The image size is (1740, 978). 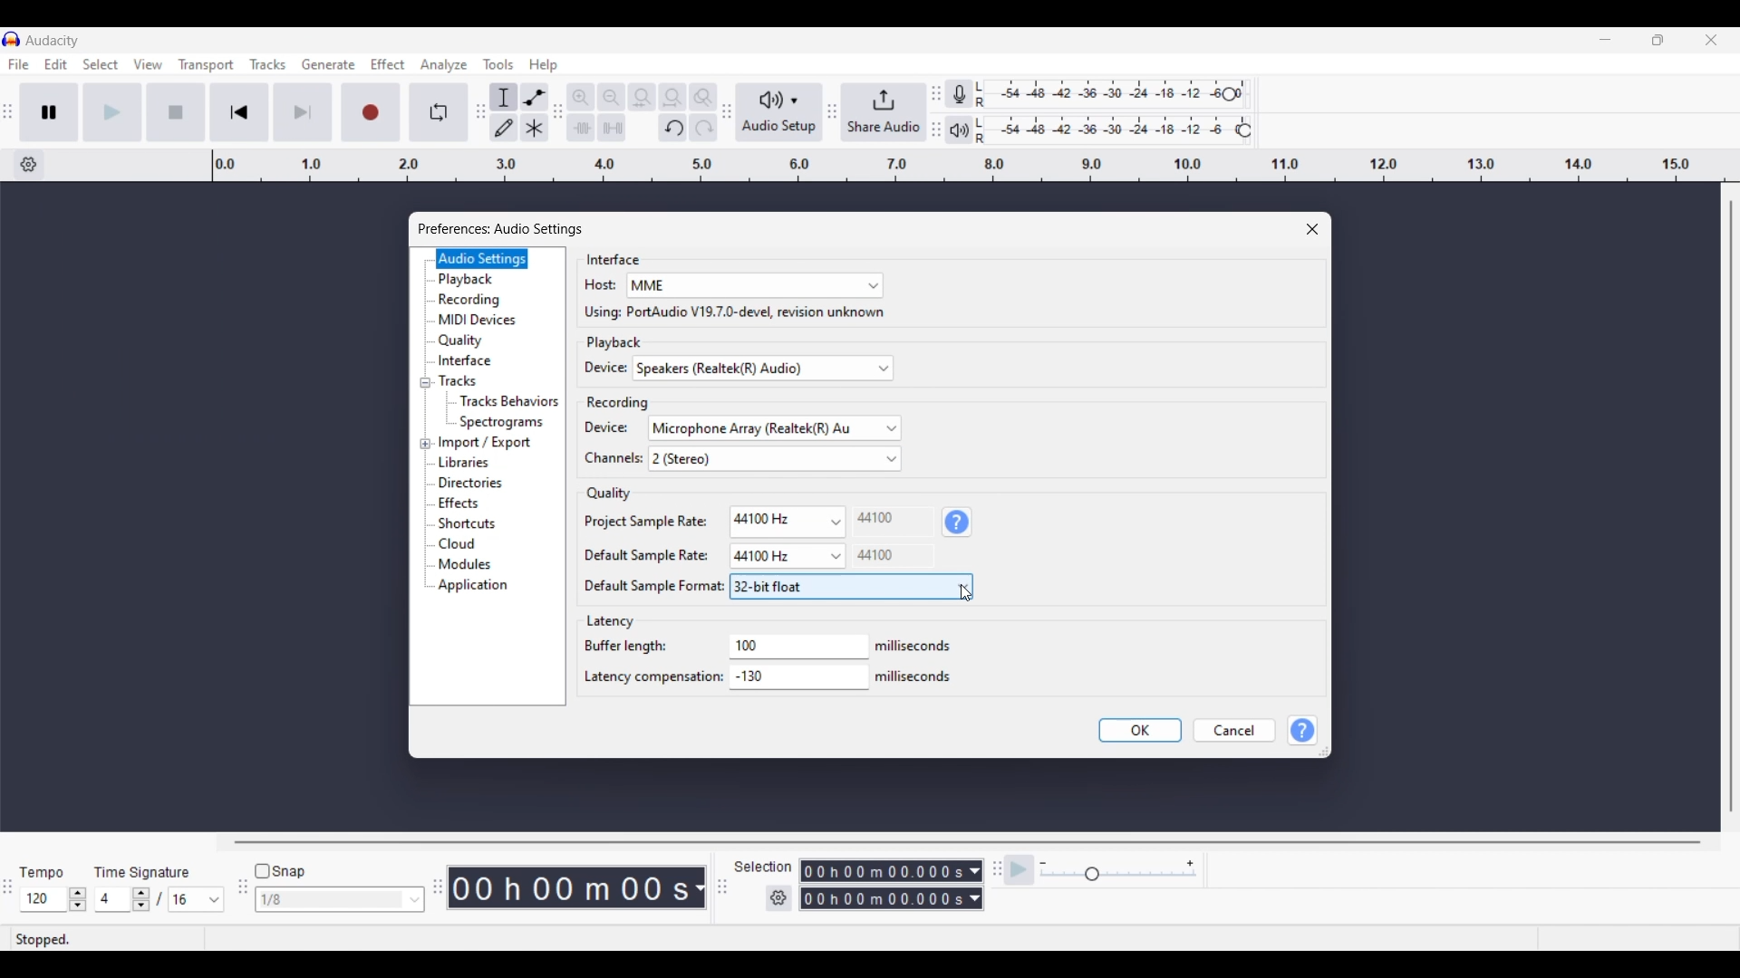 I want to click on Collapse, so click(x=425, y=383).